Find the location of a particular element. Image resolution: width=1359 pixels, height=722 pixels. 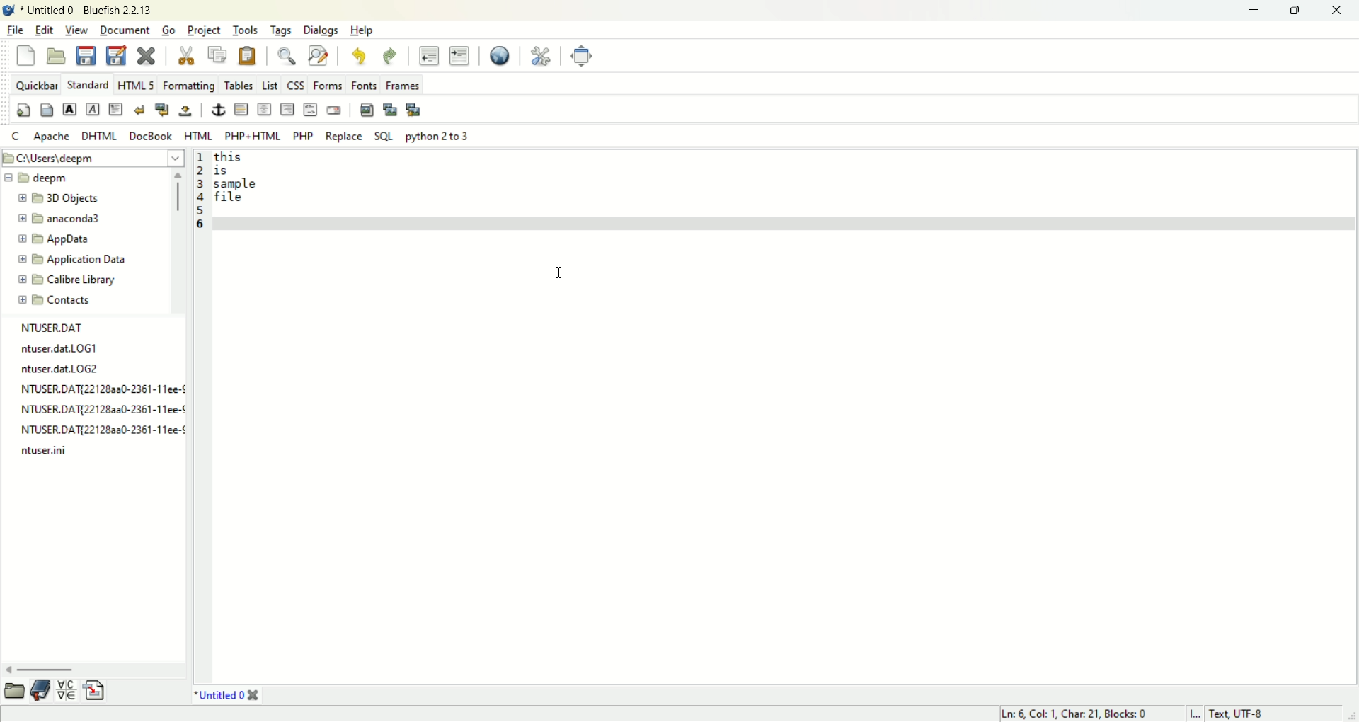

HTML is located at coordinates (200, 136).